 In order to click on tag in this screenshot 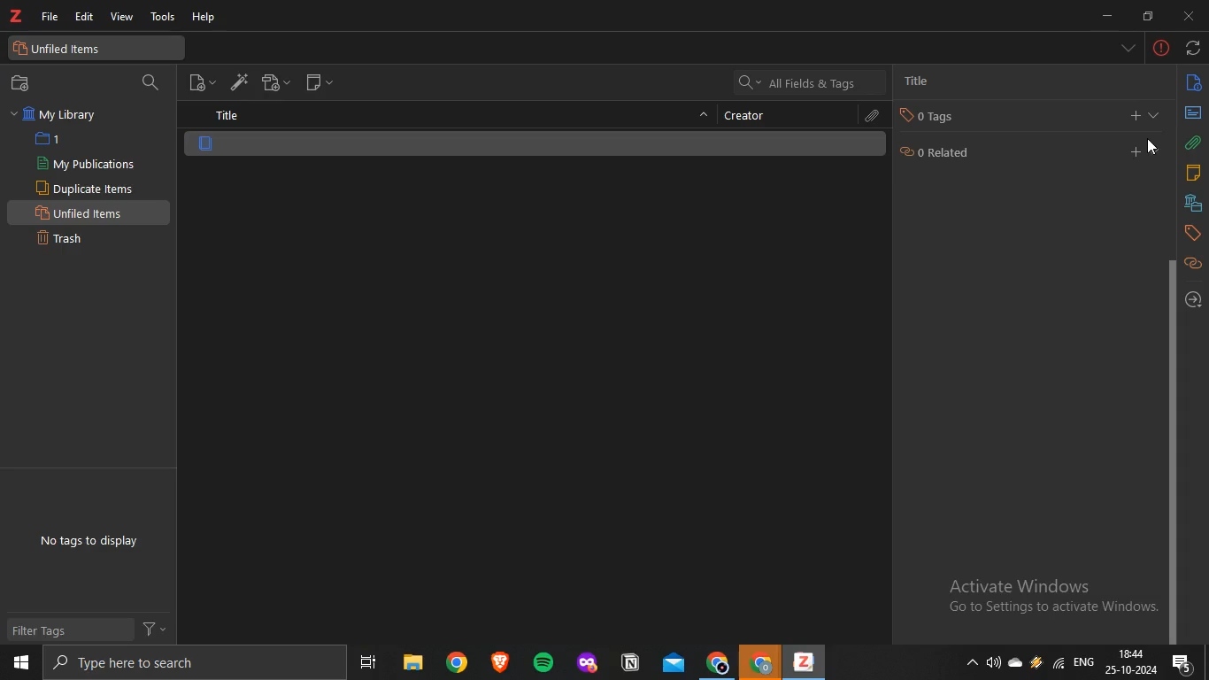, I will do `click(928, 114)`.